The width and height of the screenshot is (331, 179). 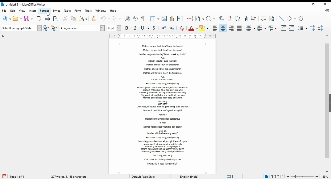 I want to click on toggle formatting marks, so click(x=144, y=19).